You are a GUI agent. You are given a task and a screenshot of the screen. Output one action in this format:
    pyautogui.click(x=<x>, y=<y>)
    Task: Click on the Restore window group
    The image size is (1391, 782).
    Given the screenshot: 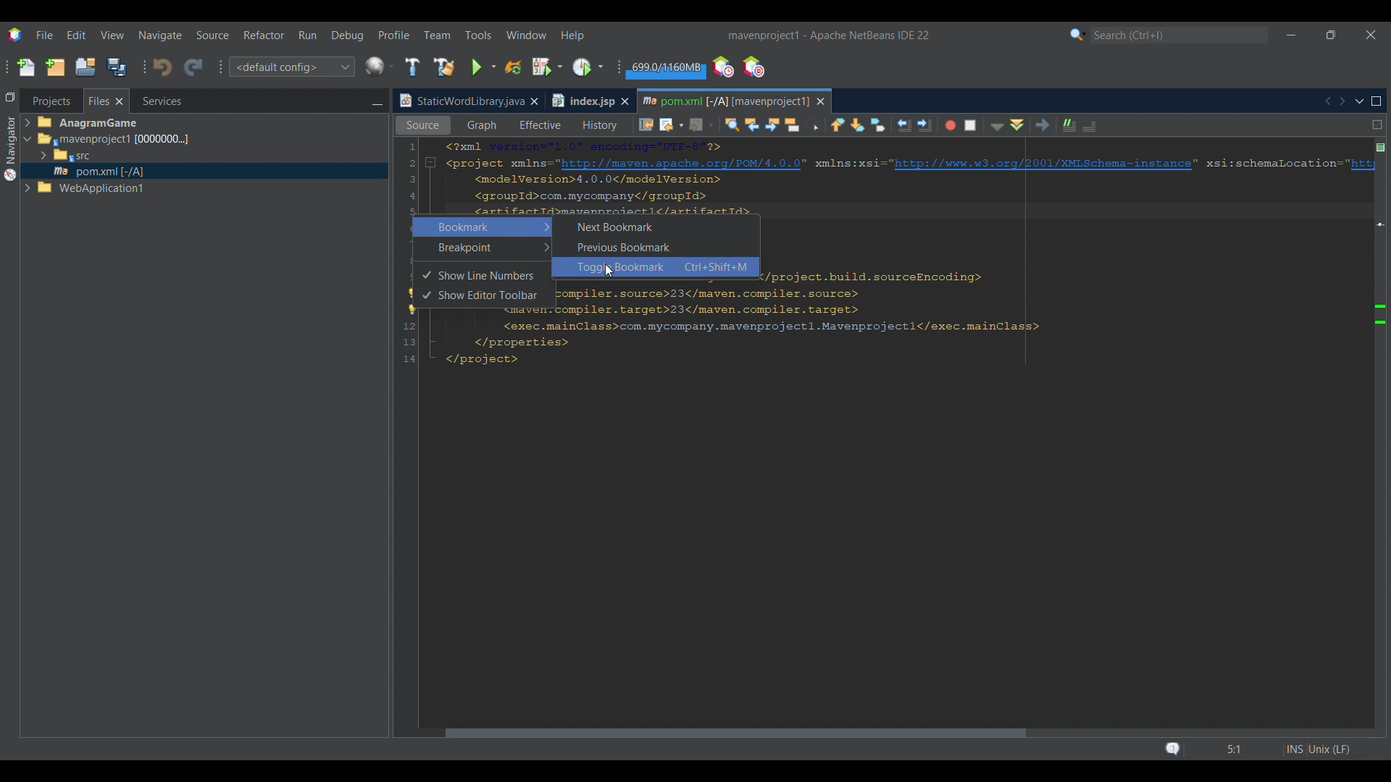 What is the action you would take?
    pyautogui.click(x=10, y=96)
    